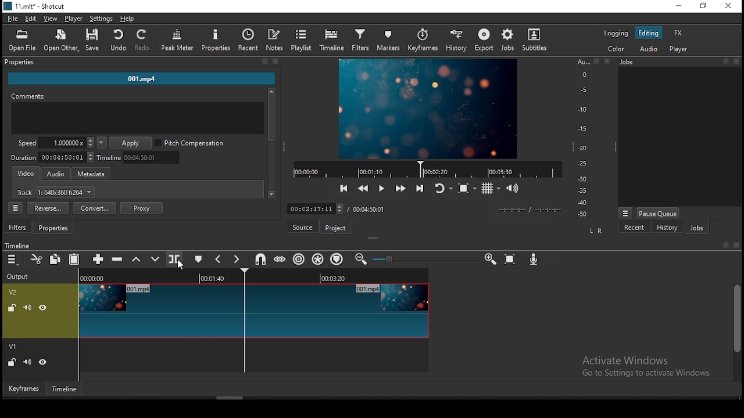  I want to click on show volume control, so click(513, 190).